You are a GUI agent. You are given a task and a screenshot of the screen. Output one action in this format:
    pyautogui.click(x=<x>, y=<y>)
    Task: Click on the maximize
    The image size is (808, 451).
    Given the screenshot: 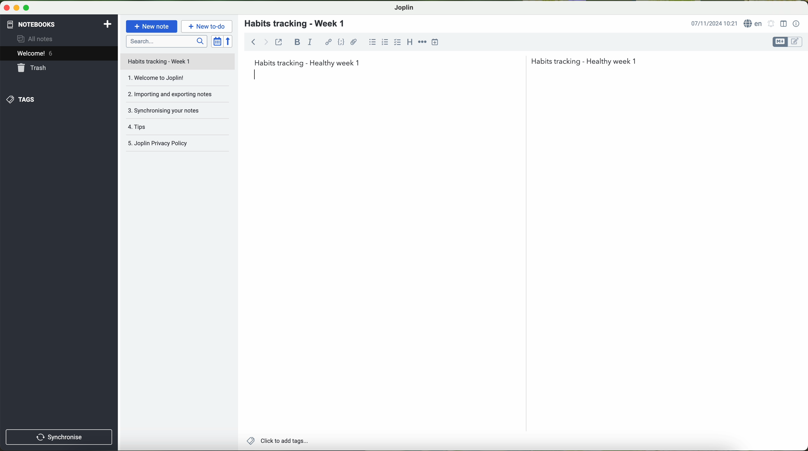 What is the action you would take?
    pyautogui.click(x=27, y=8)
    